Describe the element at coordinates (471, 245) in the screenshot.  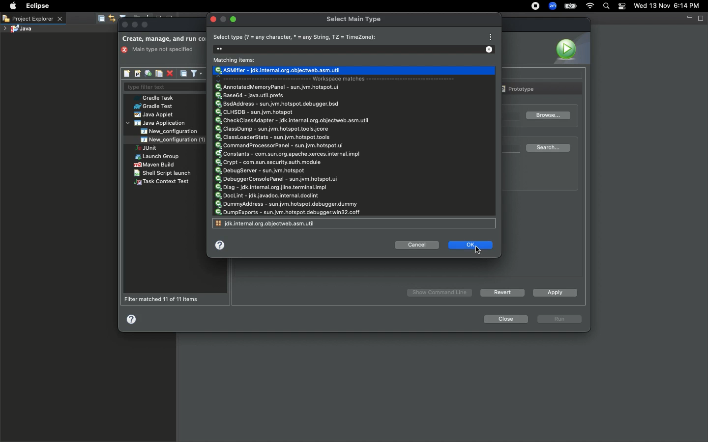
I see `Ok` at that location.